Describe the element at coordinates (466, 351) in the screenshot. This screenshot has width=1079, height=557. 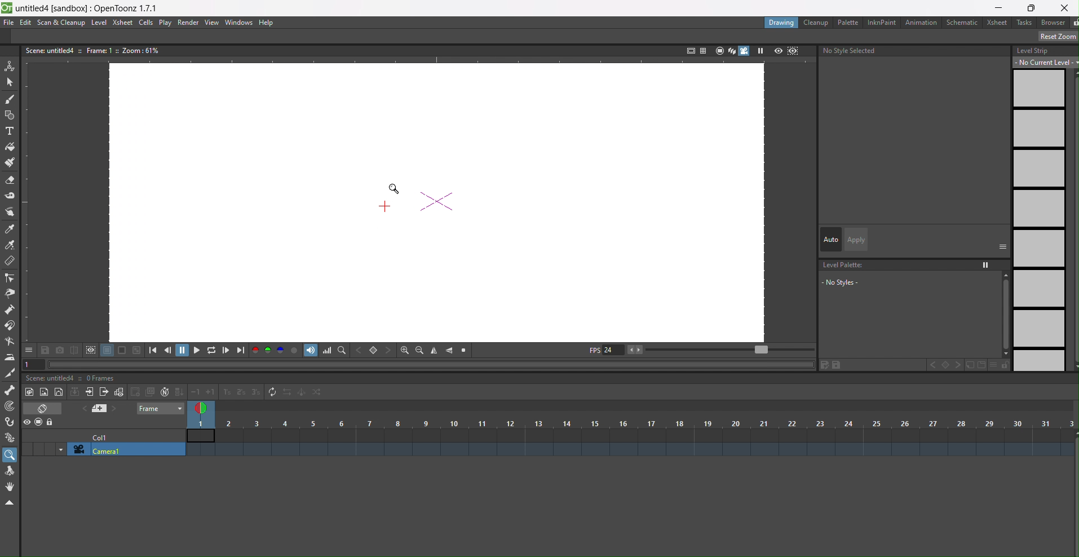
I see `` at that location.